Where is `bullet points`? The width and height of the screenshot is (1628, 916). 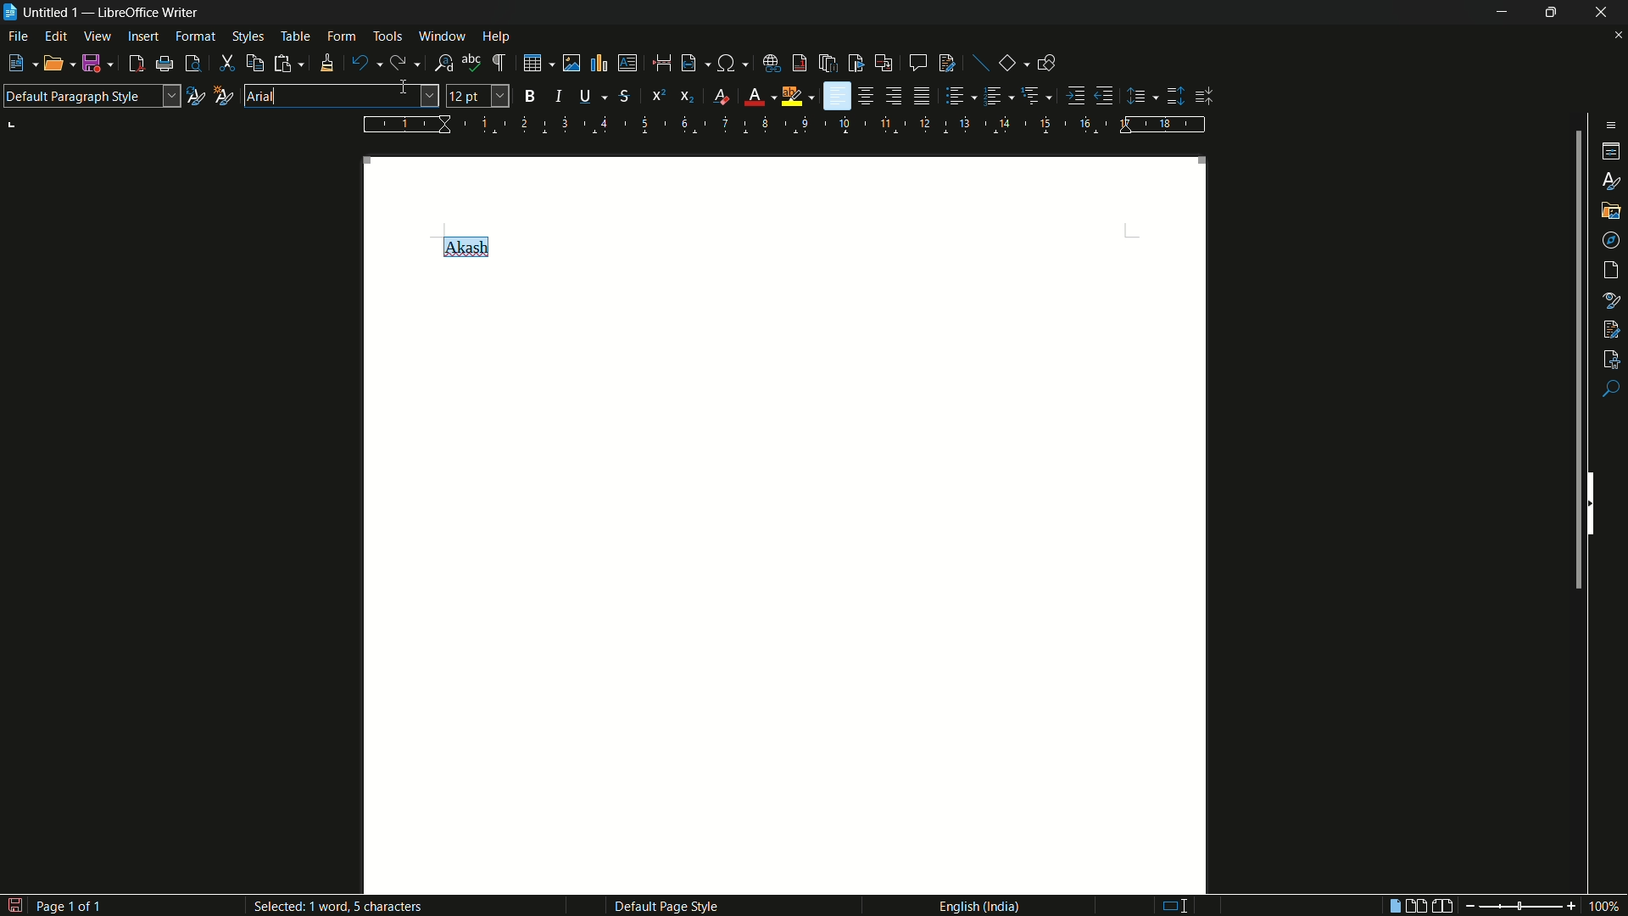
bullet points is located at coordinates (956, 97).